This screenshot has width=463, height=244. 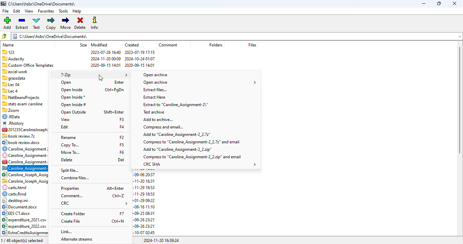 What do you see at coordinates (122, 152) in the screenshot?
I see `shortcut for move to` at bounding box center [122, 152].